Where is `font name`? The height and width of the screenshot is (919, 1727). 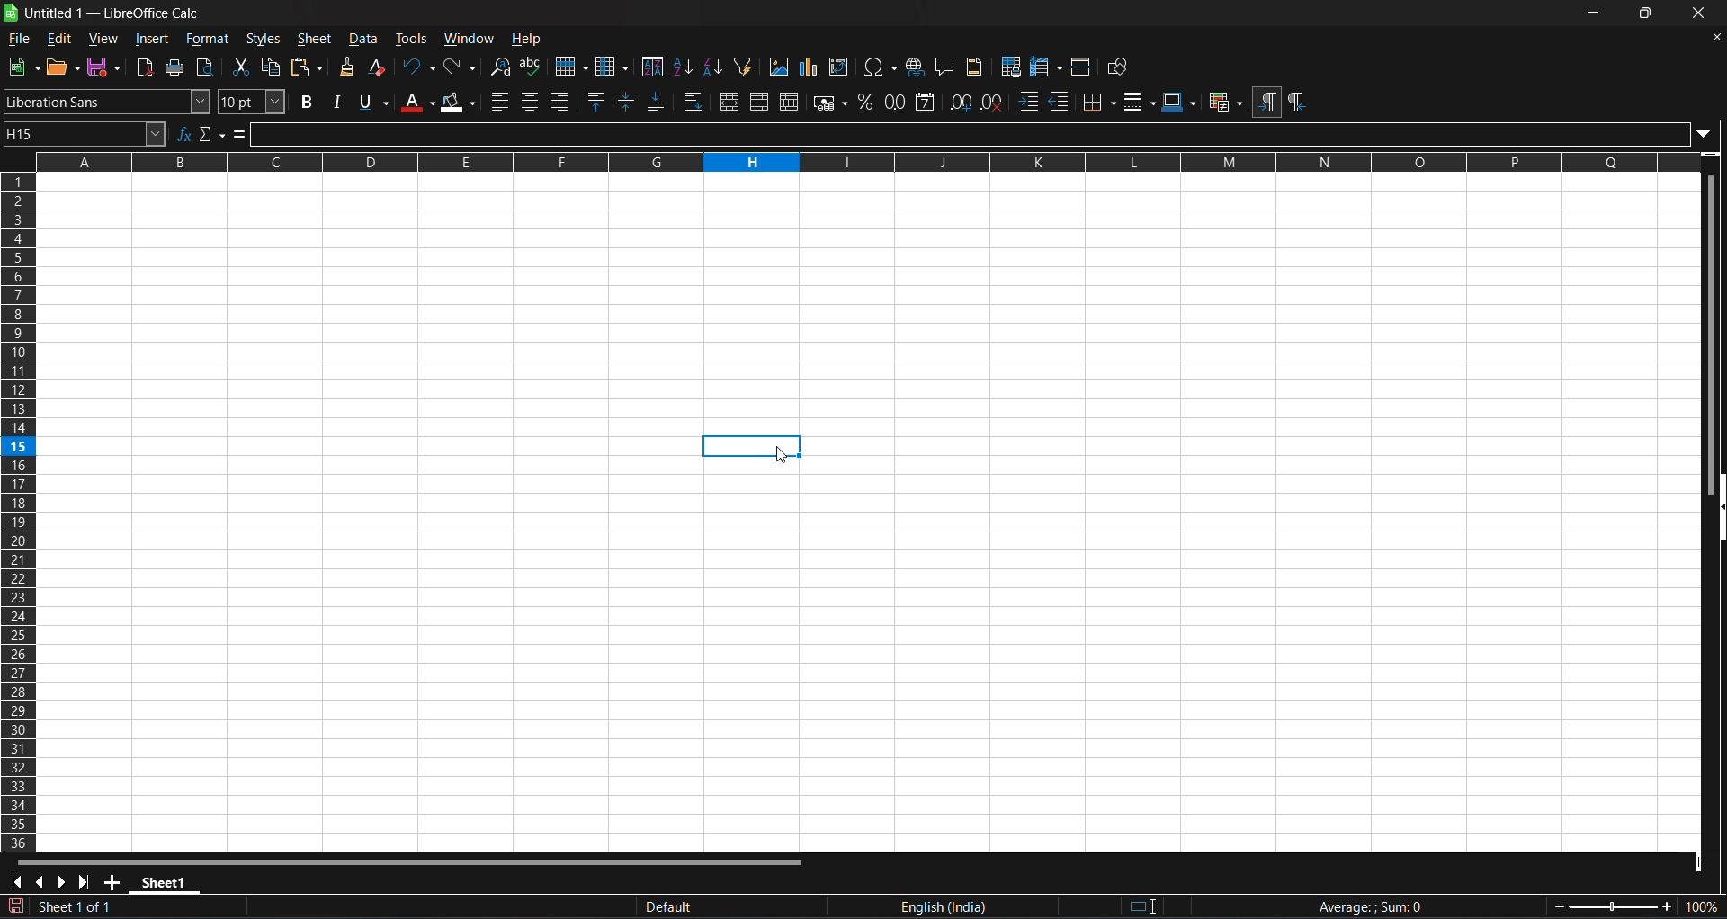
font name is located at coordinates (108, 102).